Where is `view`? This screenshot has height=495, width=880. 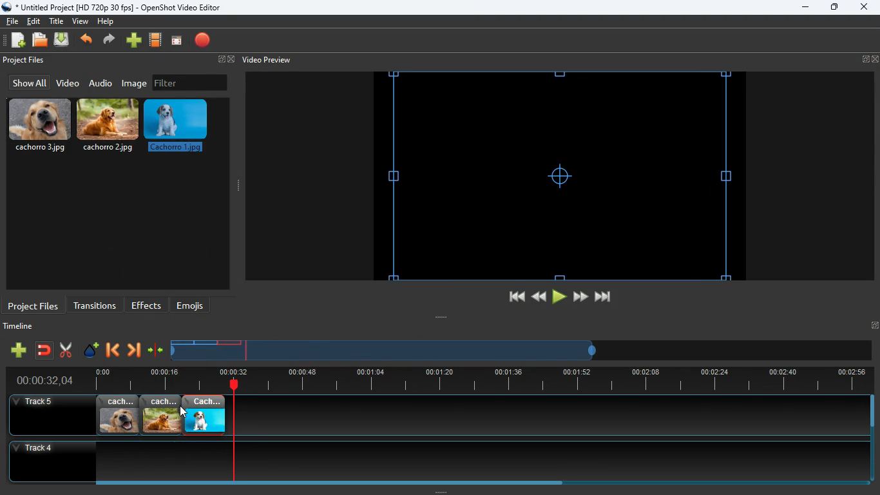 view is located at coordinates (81, 21).